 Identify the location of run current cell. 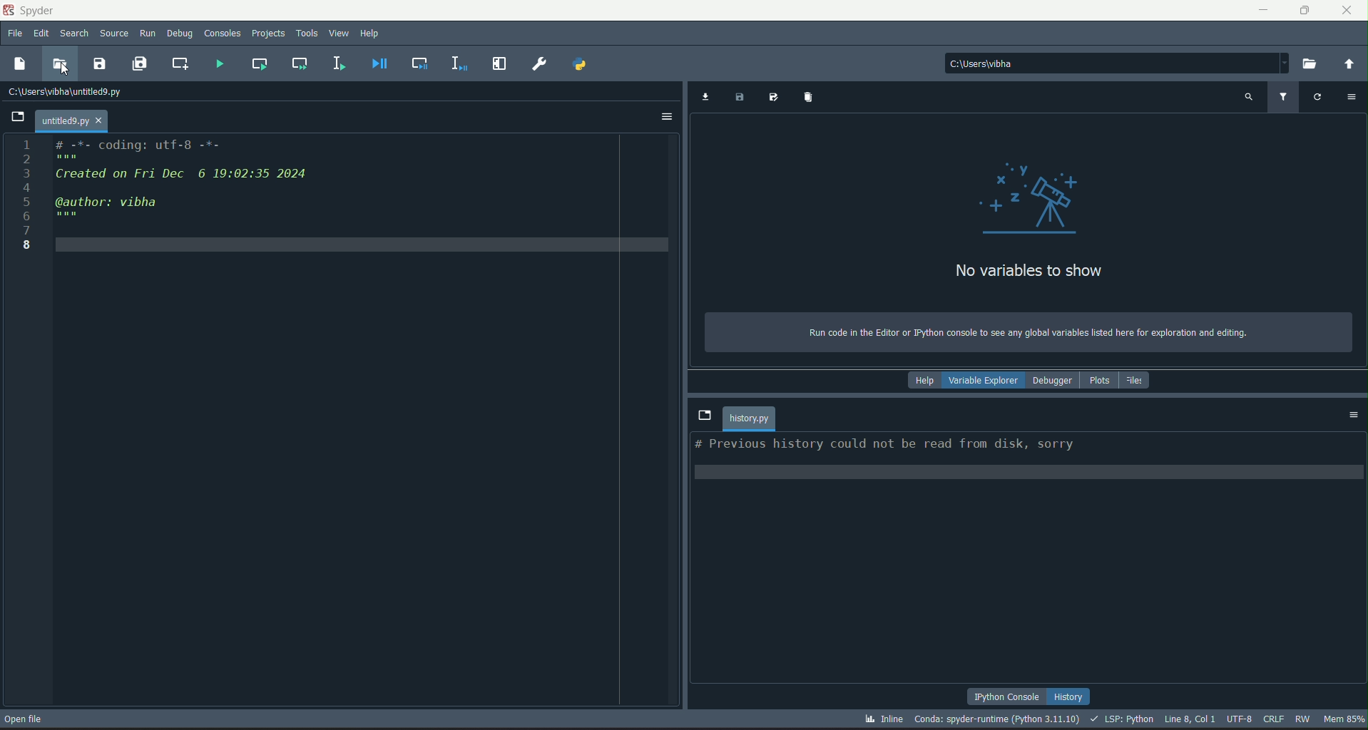
(260, 64).